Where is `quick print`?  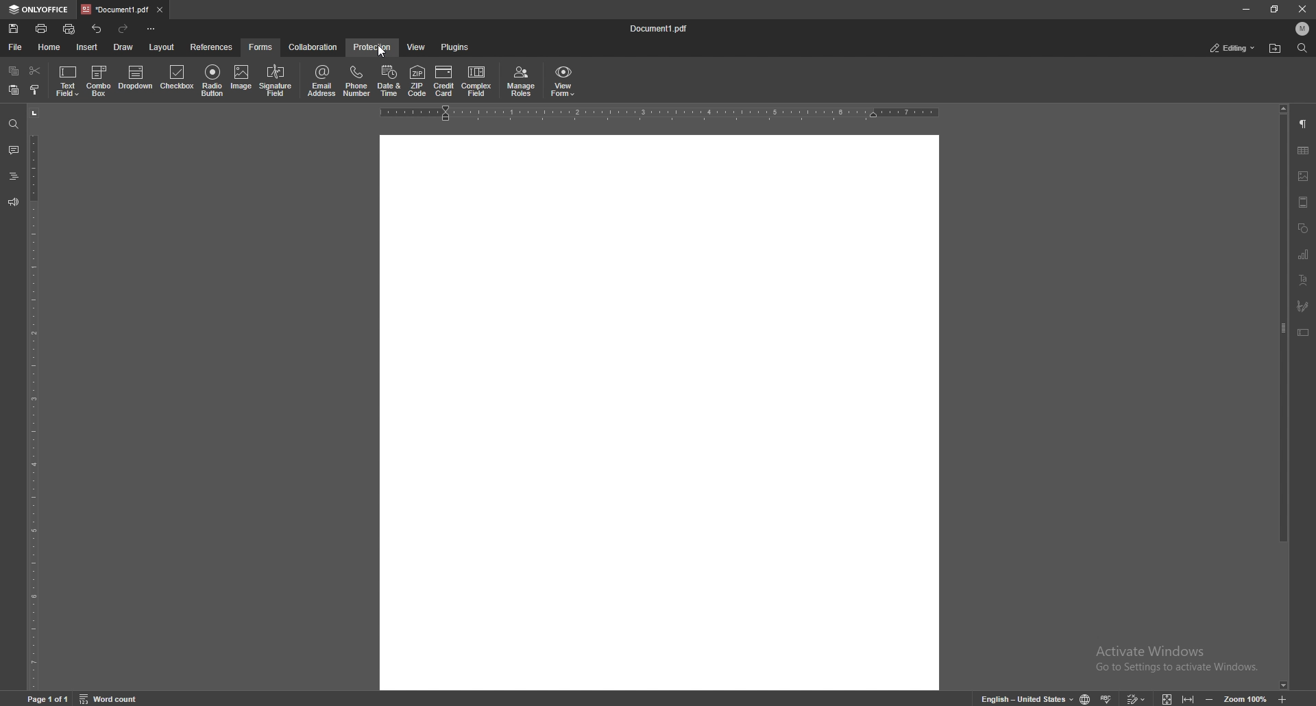 quick print is located at coordinates (70, 30).